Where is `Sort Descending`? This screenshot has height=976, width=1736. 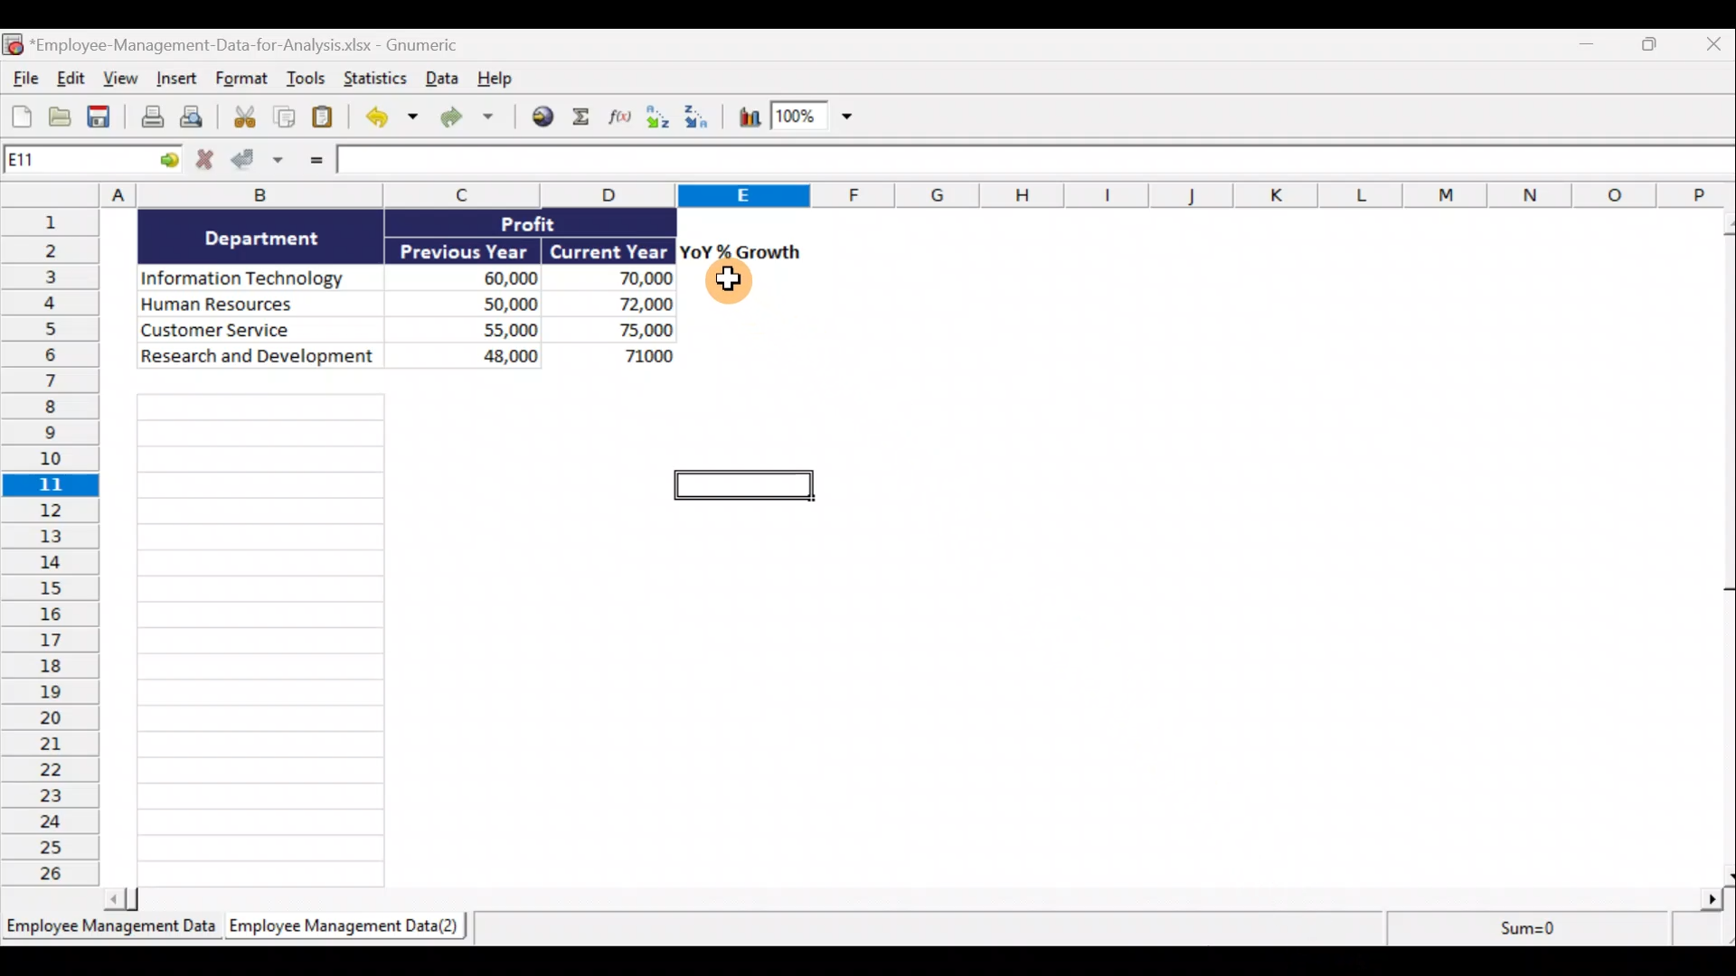
Sort Descending is located at coordinates (700, 119).